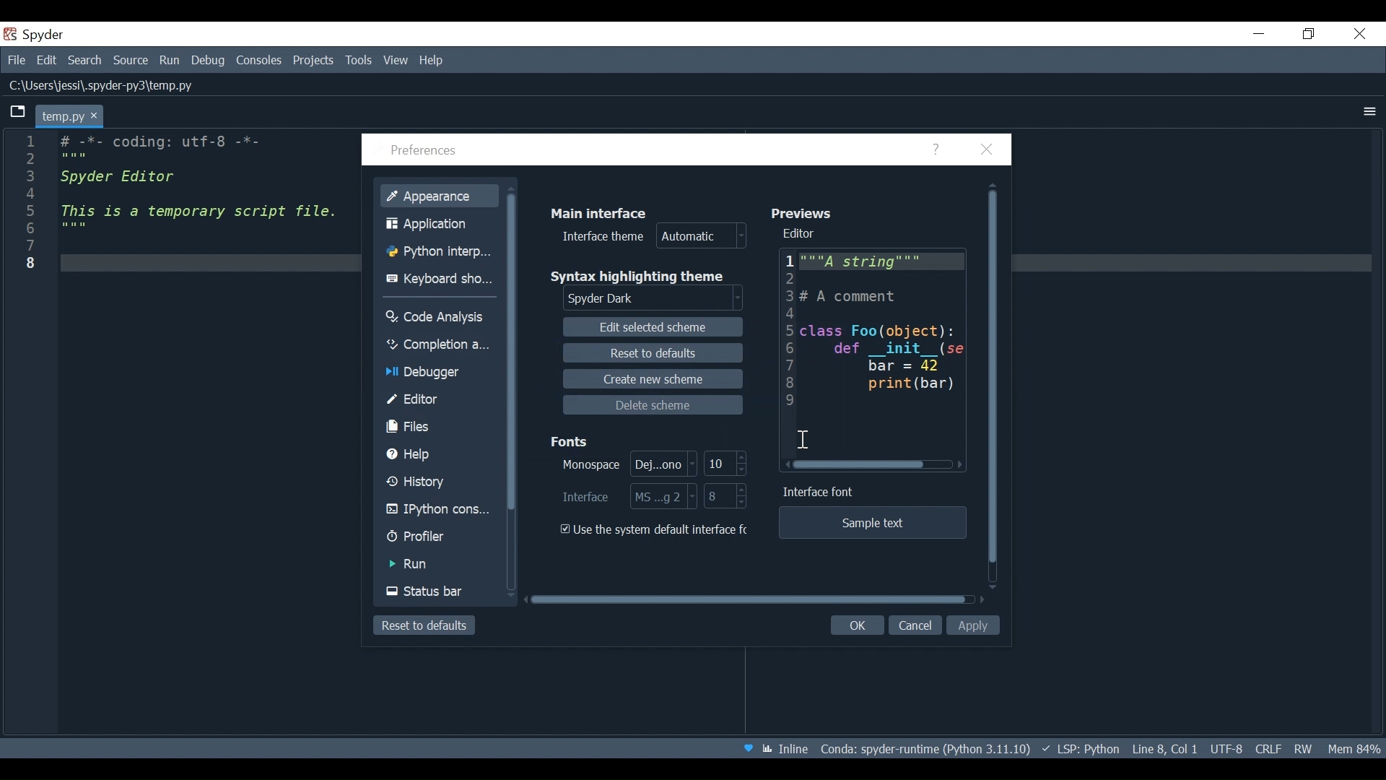 Image resolution: width=1386 pixels, height=780 pixels. I want to click on Code Analysis, so click(439, 315).